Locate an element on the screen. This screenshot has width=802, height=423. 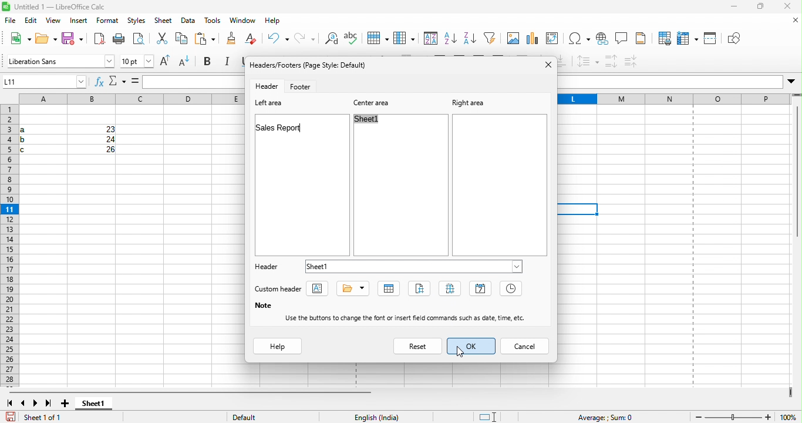
text attribute is located at coordinates (321, 290).